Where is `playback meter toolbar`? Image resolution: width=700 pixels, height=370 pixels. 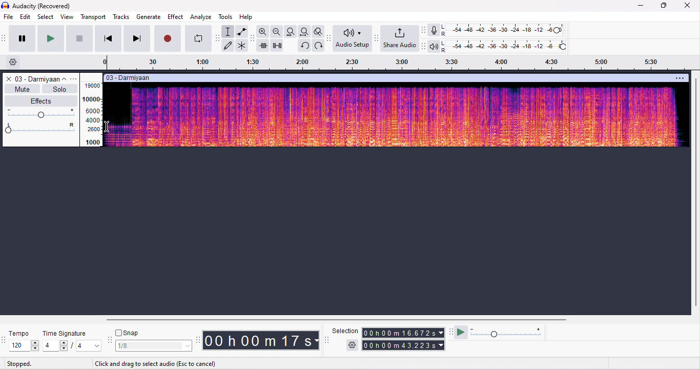 playback meter toolbar is located at coordinates (425, 46).